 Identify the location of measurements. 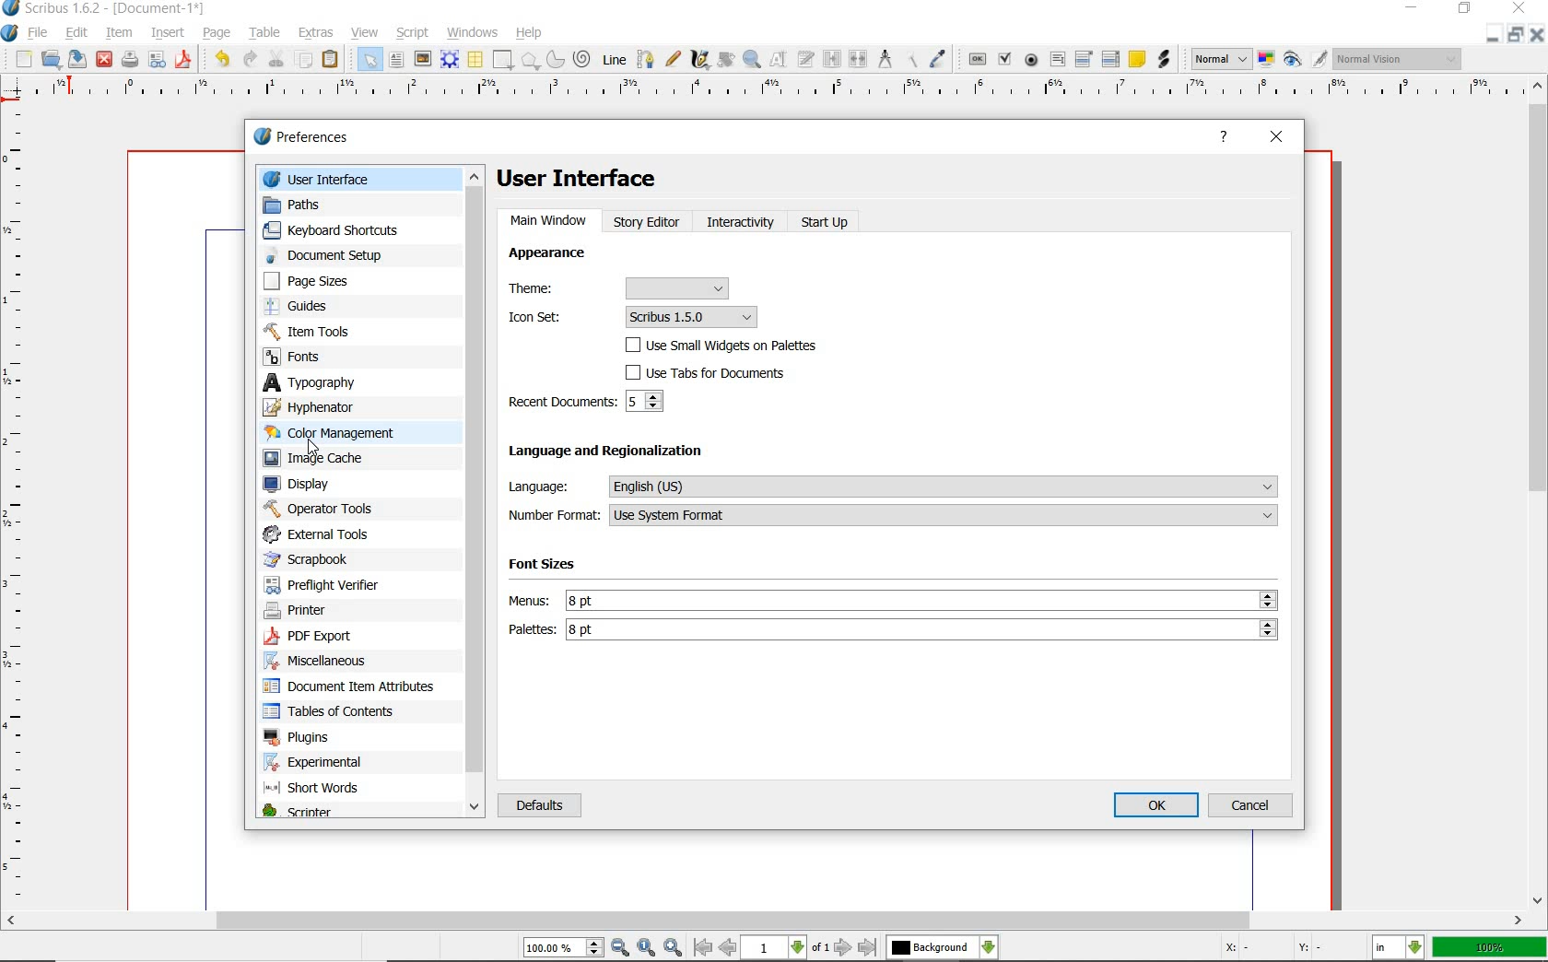
(885, 60).